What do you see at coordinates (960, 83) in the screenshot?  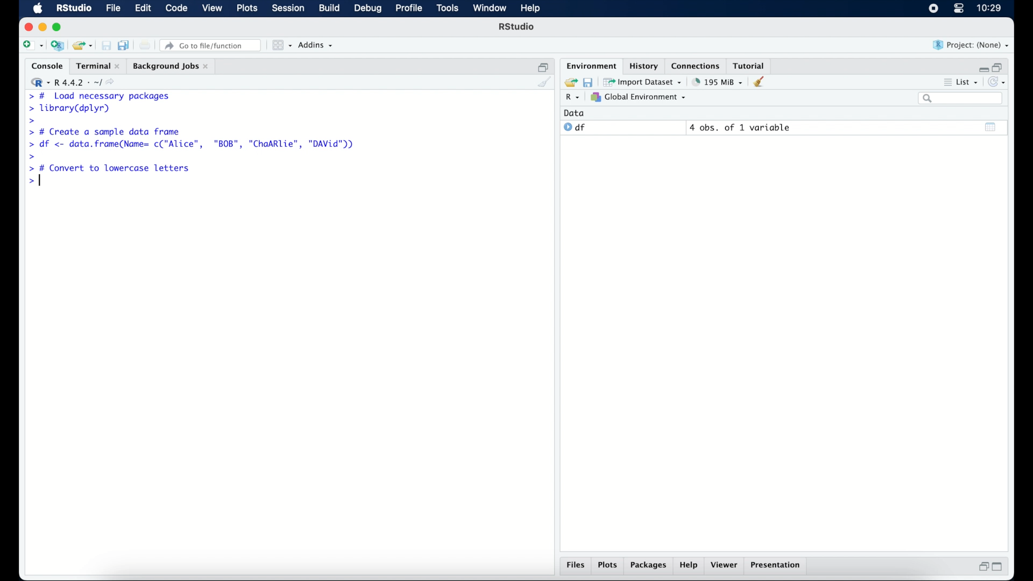 I see `list` at bounding box center [960, 83].